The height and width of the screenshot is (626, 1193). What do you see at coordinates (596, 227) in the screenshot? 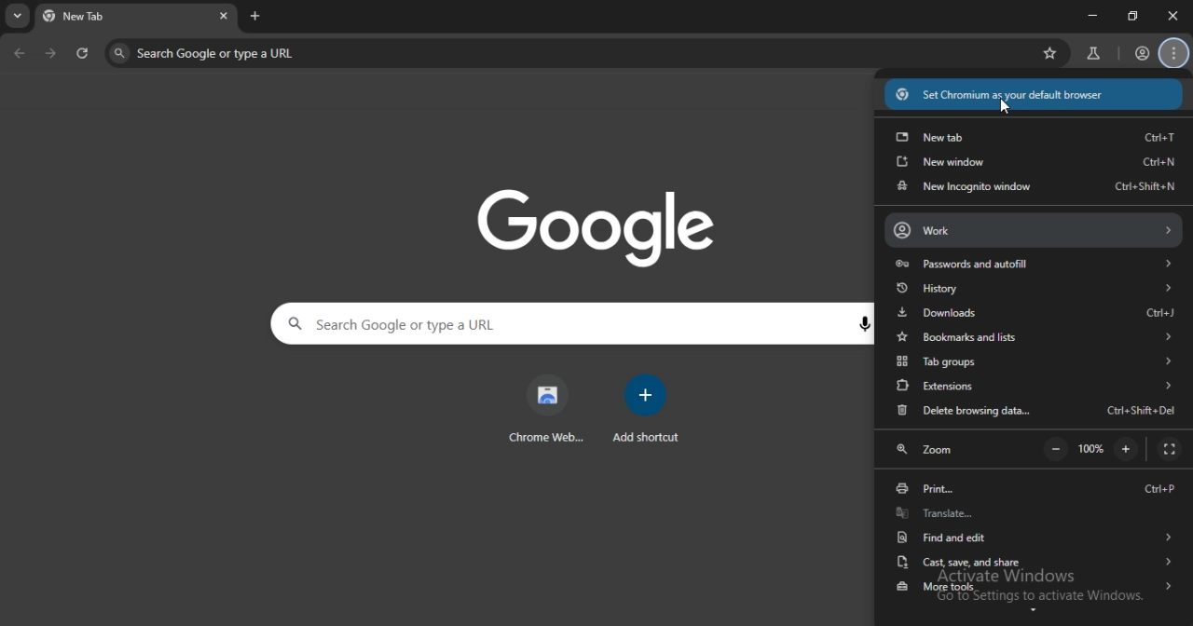
I see `image` at bounding box center [596, 227].